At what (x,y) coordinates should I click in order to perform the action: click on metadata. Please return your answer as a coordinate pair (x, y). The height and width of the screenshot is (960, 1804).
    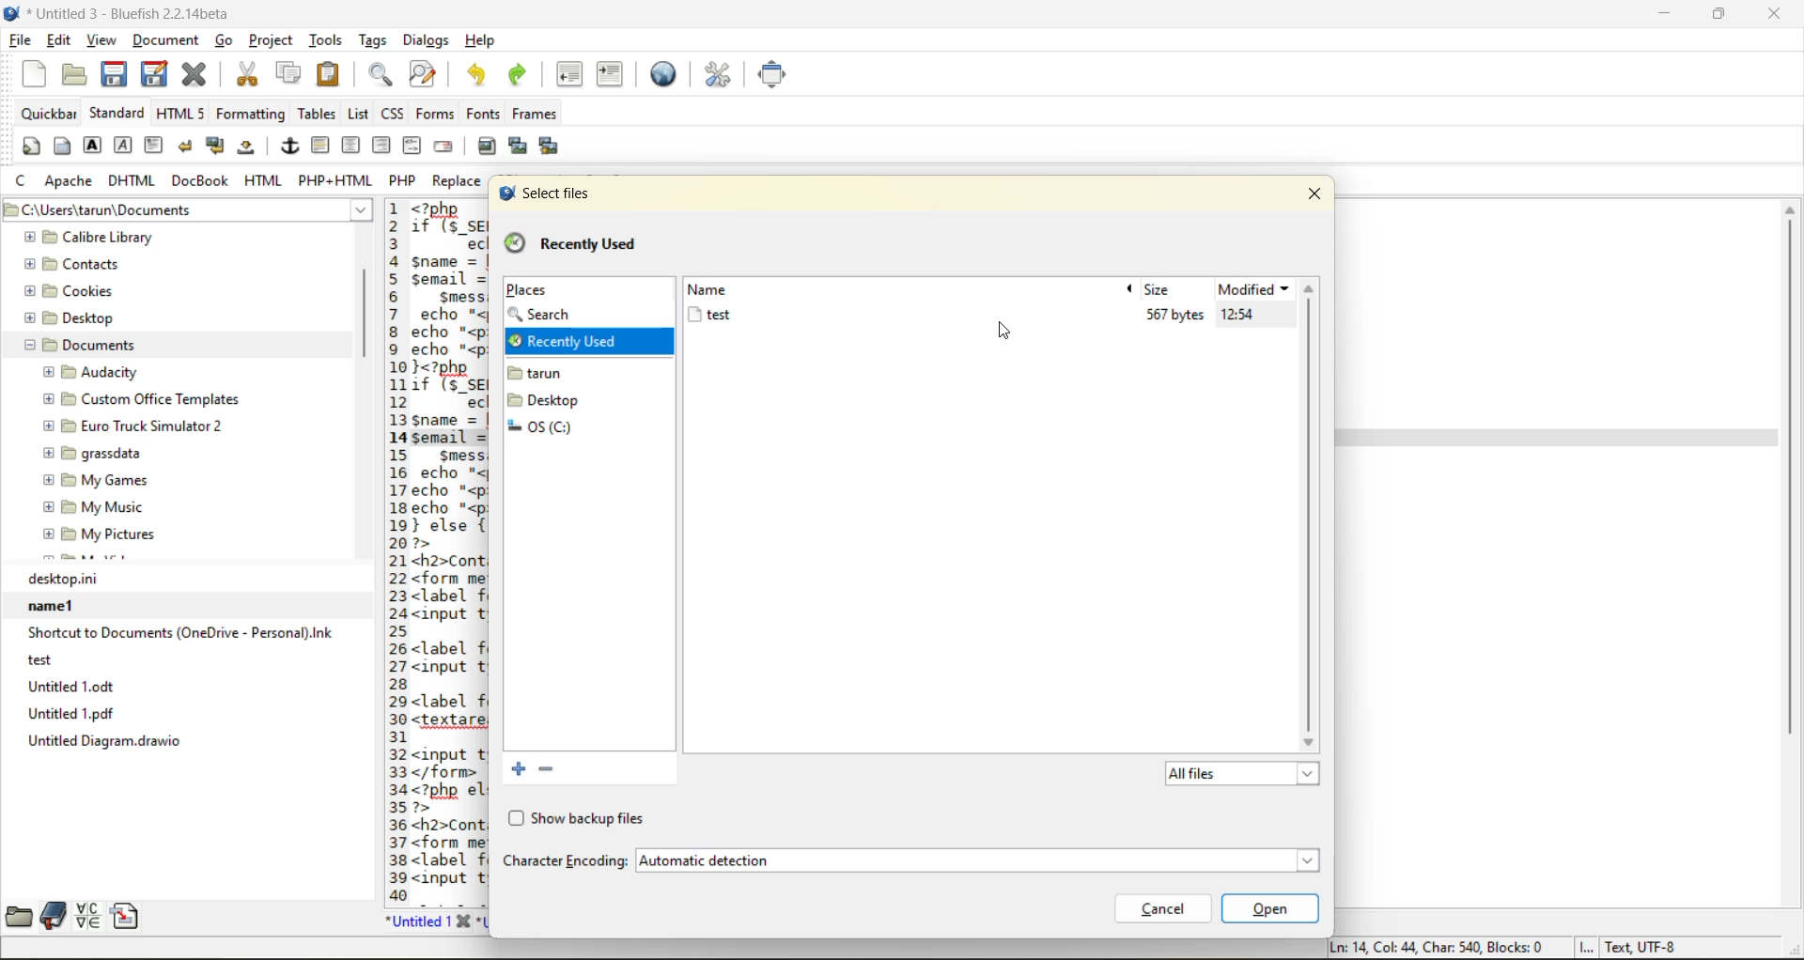
    Looking at the image, I should click on (1503, 948).